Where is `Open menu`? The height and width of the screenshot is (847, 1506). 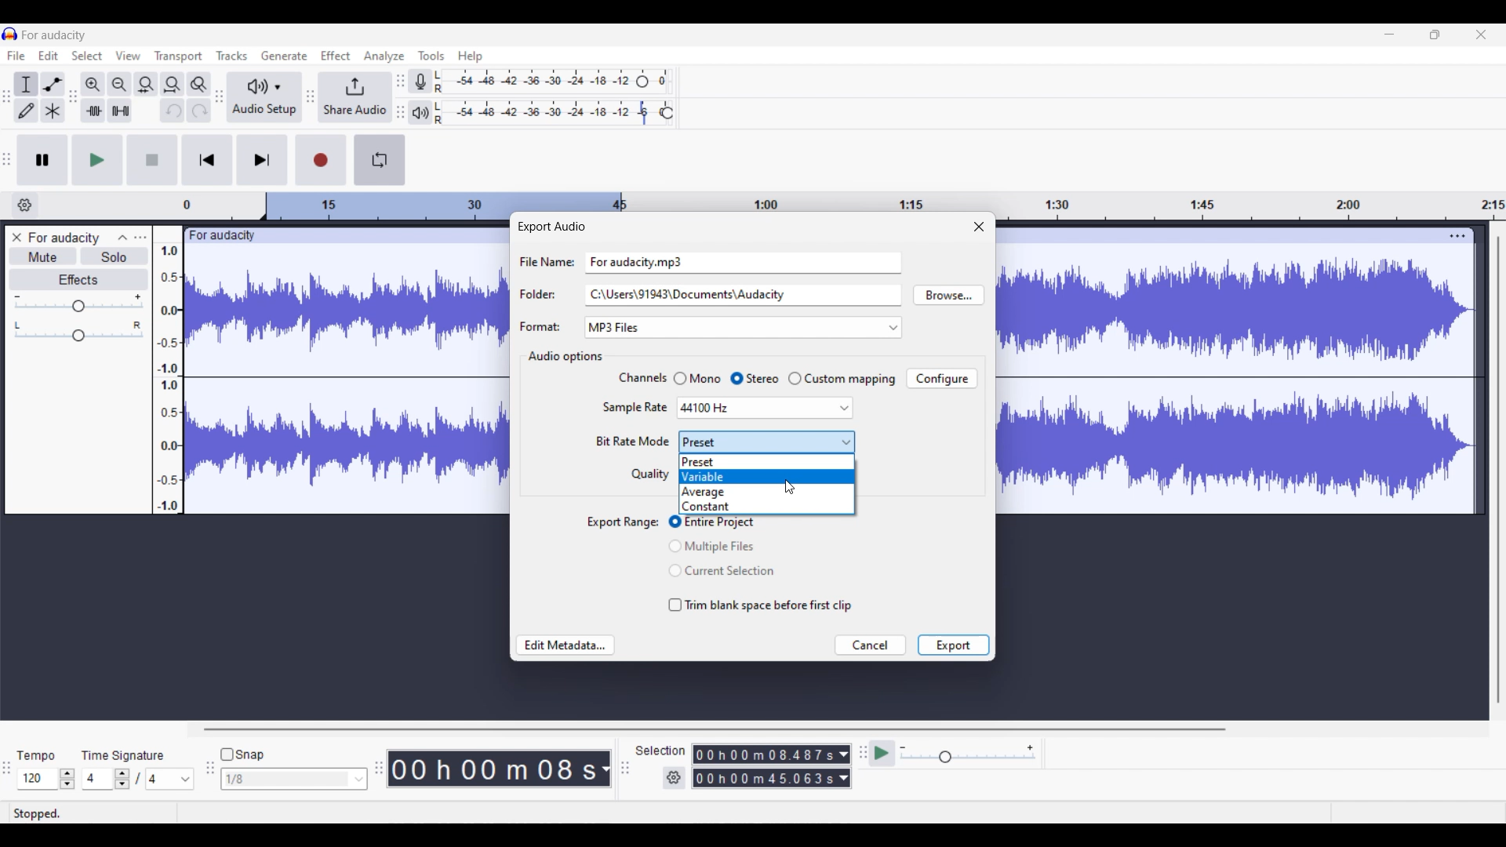 Open menu is located at coordinates (140, 237).